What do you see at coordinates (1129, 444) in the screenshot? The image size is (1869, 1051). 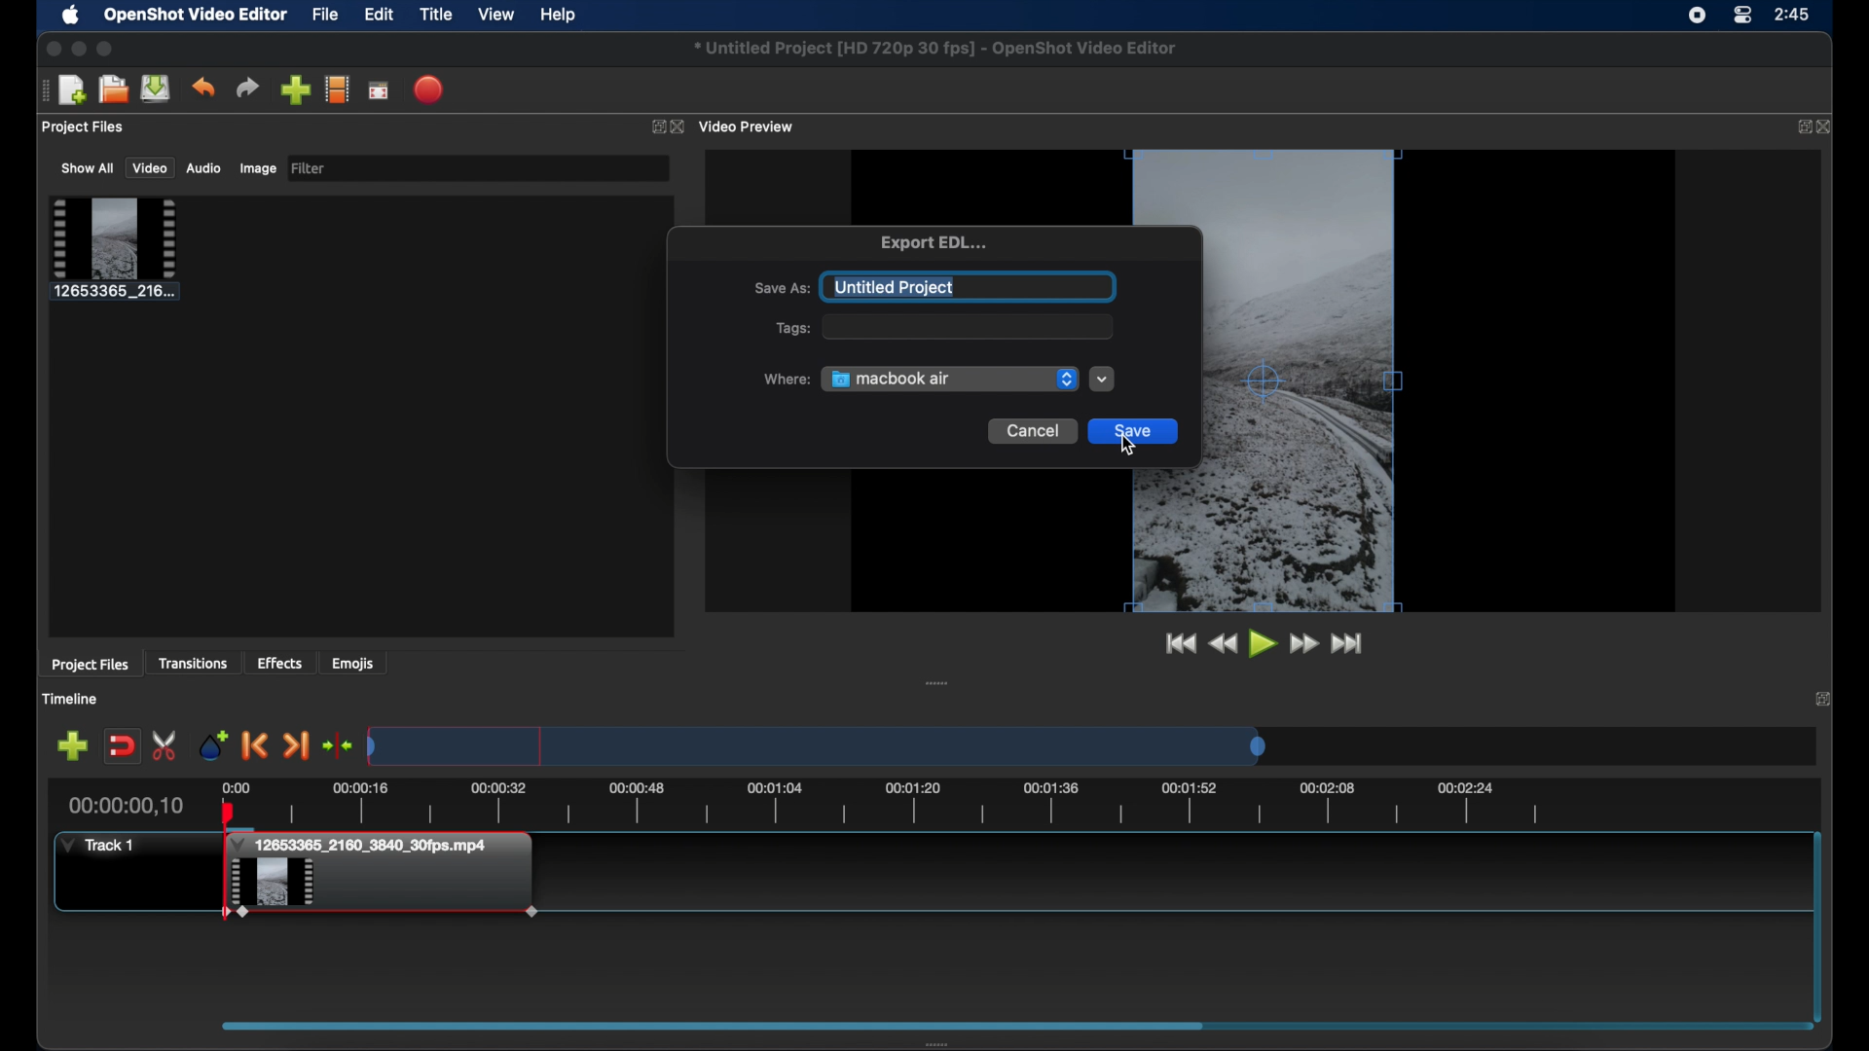 I see `cursor` at bounding box center [1129, 444].